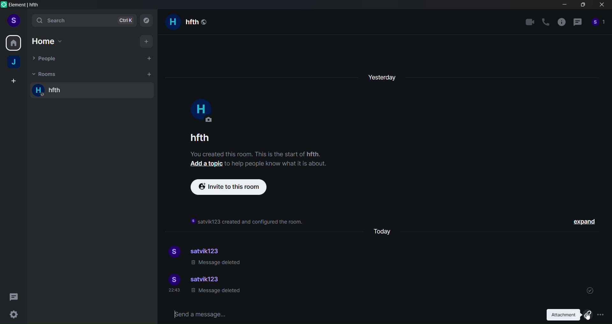 This screenshot has height=324, width=612. I want to click on search, so click(83, 21).